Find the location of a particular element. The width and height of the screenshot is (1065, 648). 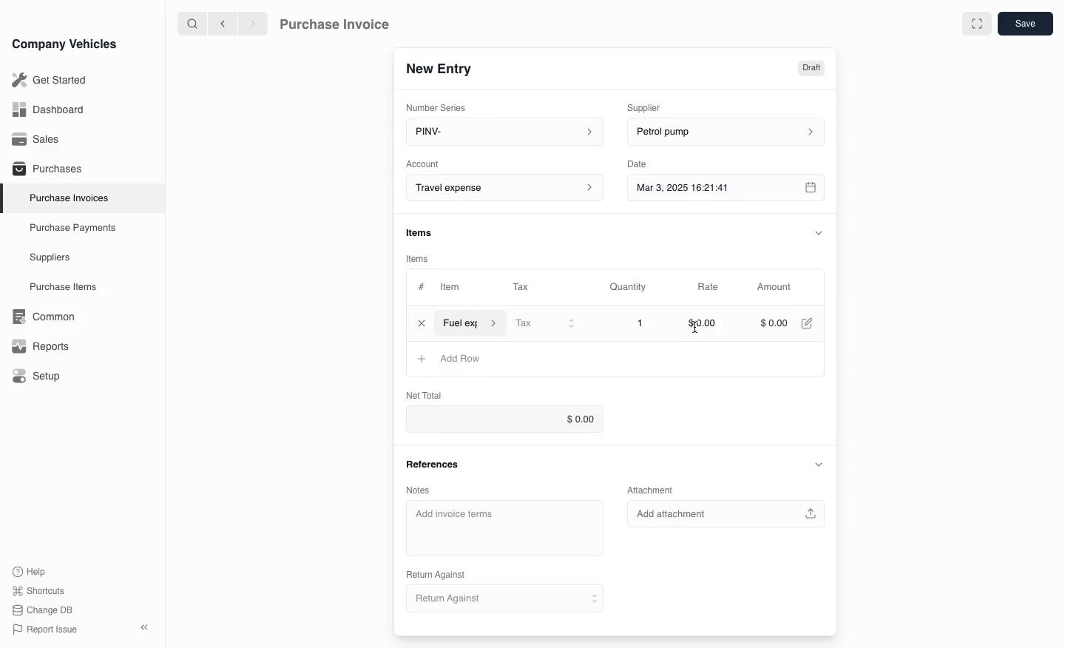

close is located at coordinates (421, 325).